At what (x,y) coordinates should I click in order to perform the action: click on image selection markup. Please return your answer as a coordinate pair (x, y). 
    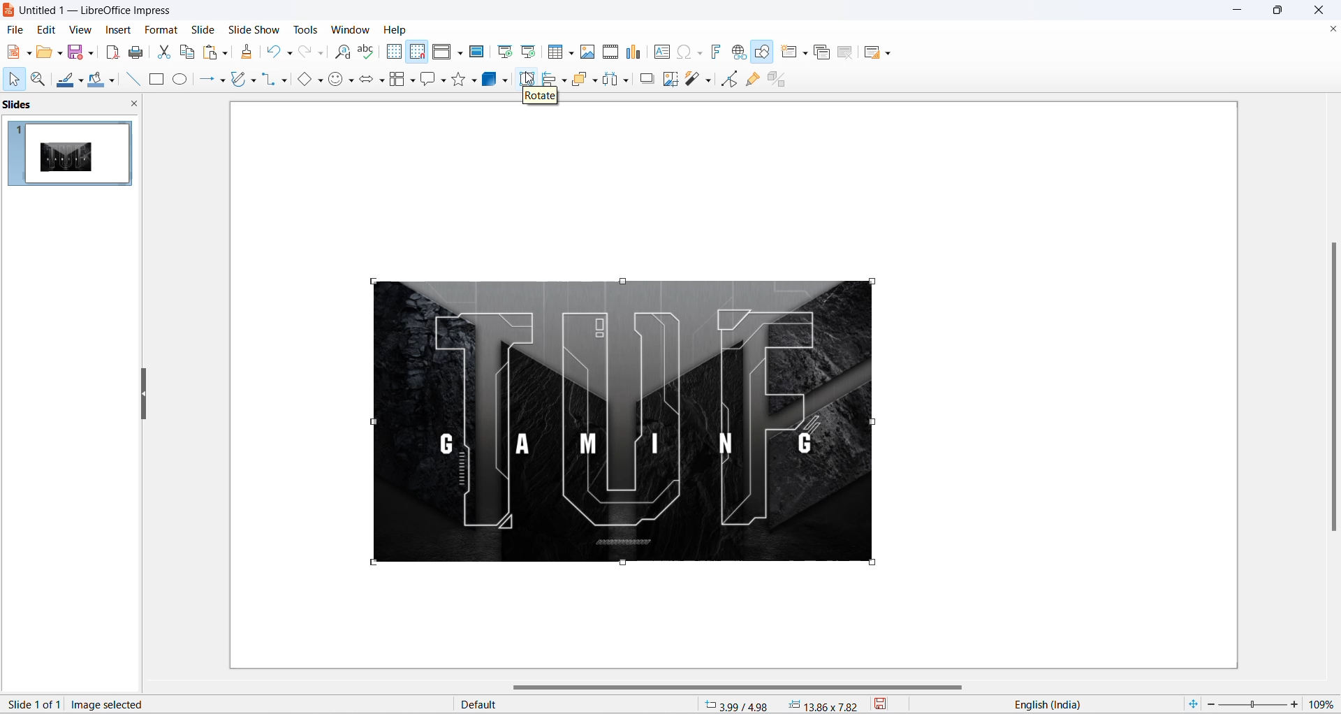
    Looking at the image, I should click on (625, 282).